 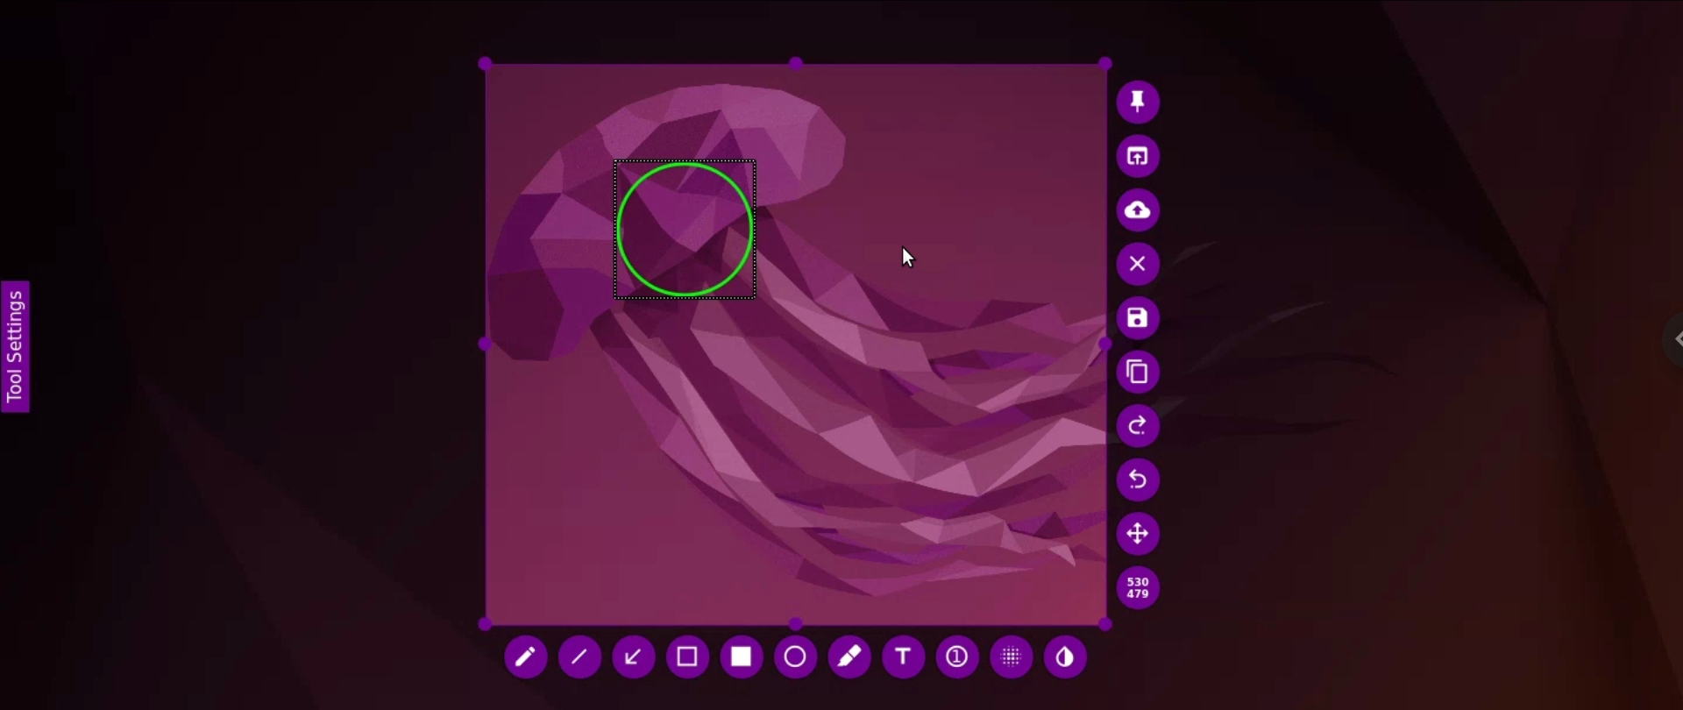 I want to click on leave image, so click(x=1141, y=266).